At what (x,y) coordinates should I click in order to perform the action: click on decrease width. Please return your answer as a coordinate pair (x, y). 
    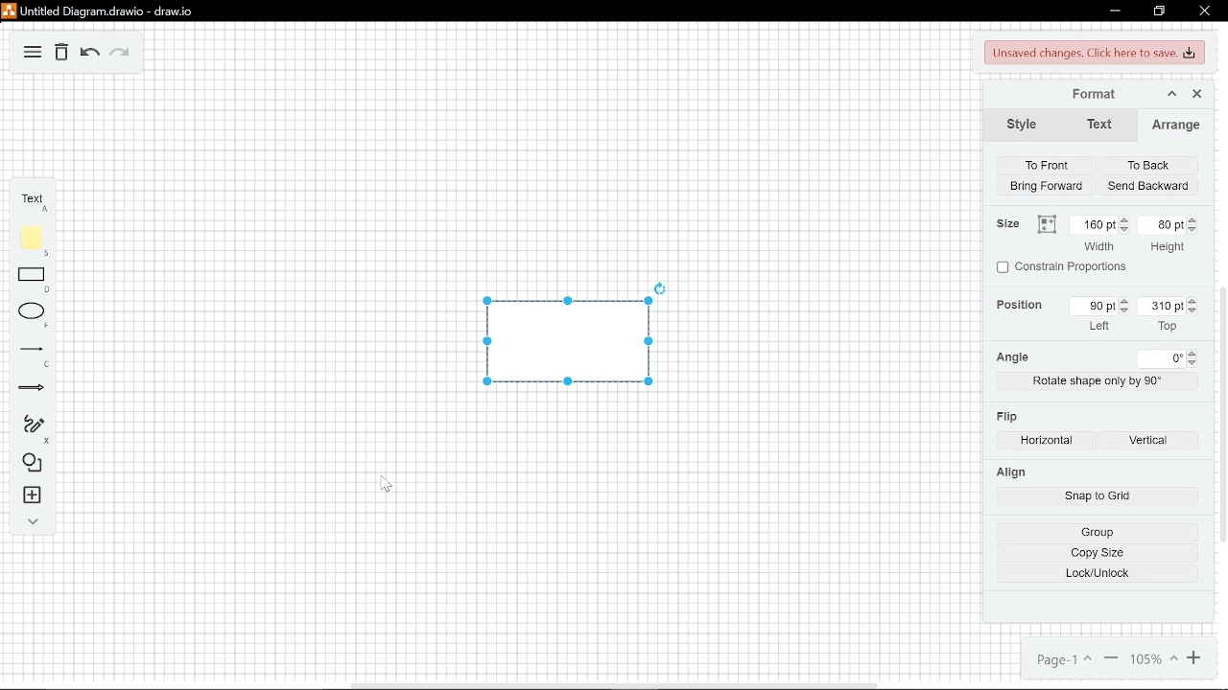
    Looking at the image, I should click on (1125, 230).